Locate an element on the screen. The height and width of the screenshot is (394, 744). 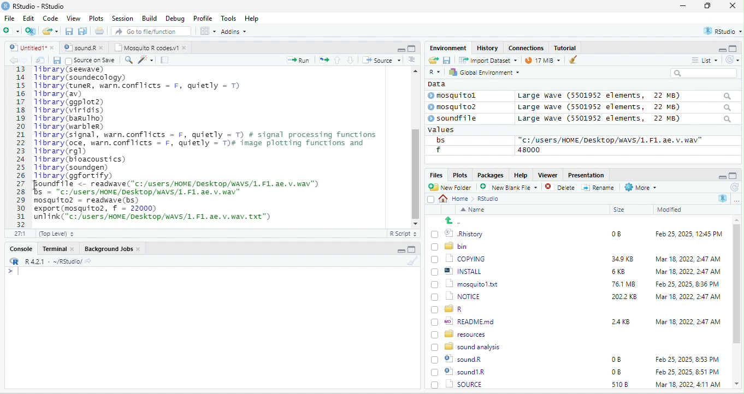
Rstudio is located at coordinates (489, 199).